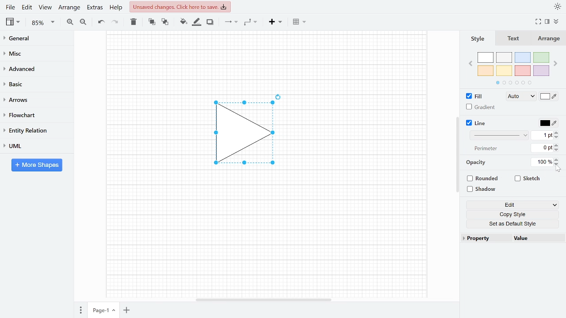 Image resolution: width=566 pixels, height=318 pixels. What do you see at coordinates (154, 133) in the screenshot?
I see `workspace` at bounding box center [154, 133].